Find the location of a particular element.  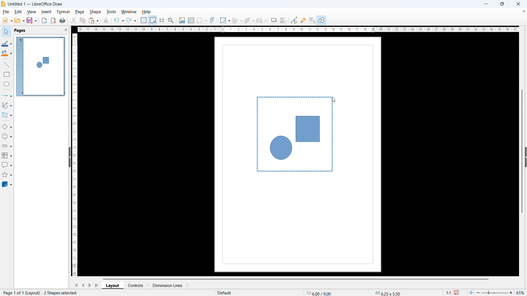

snap to grid is located at coordinates (153, 20).